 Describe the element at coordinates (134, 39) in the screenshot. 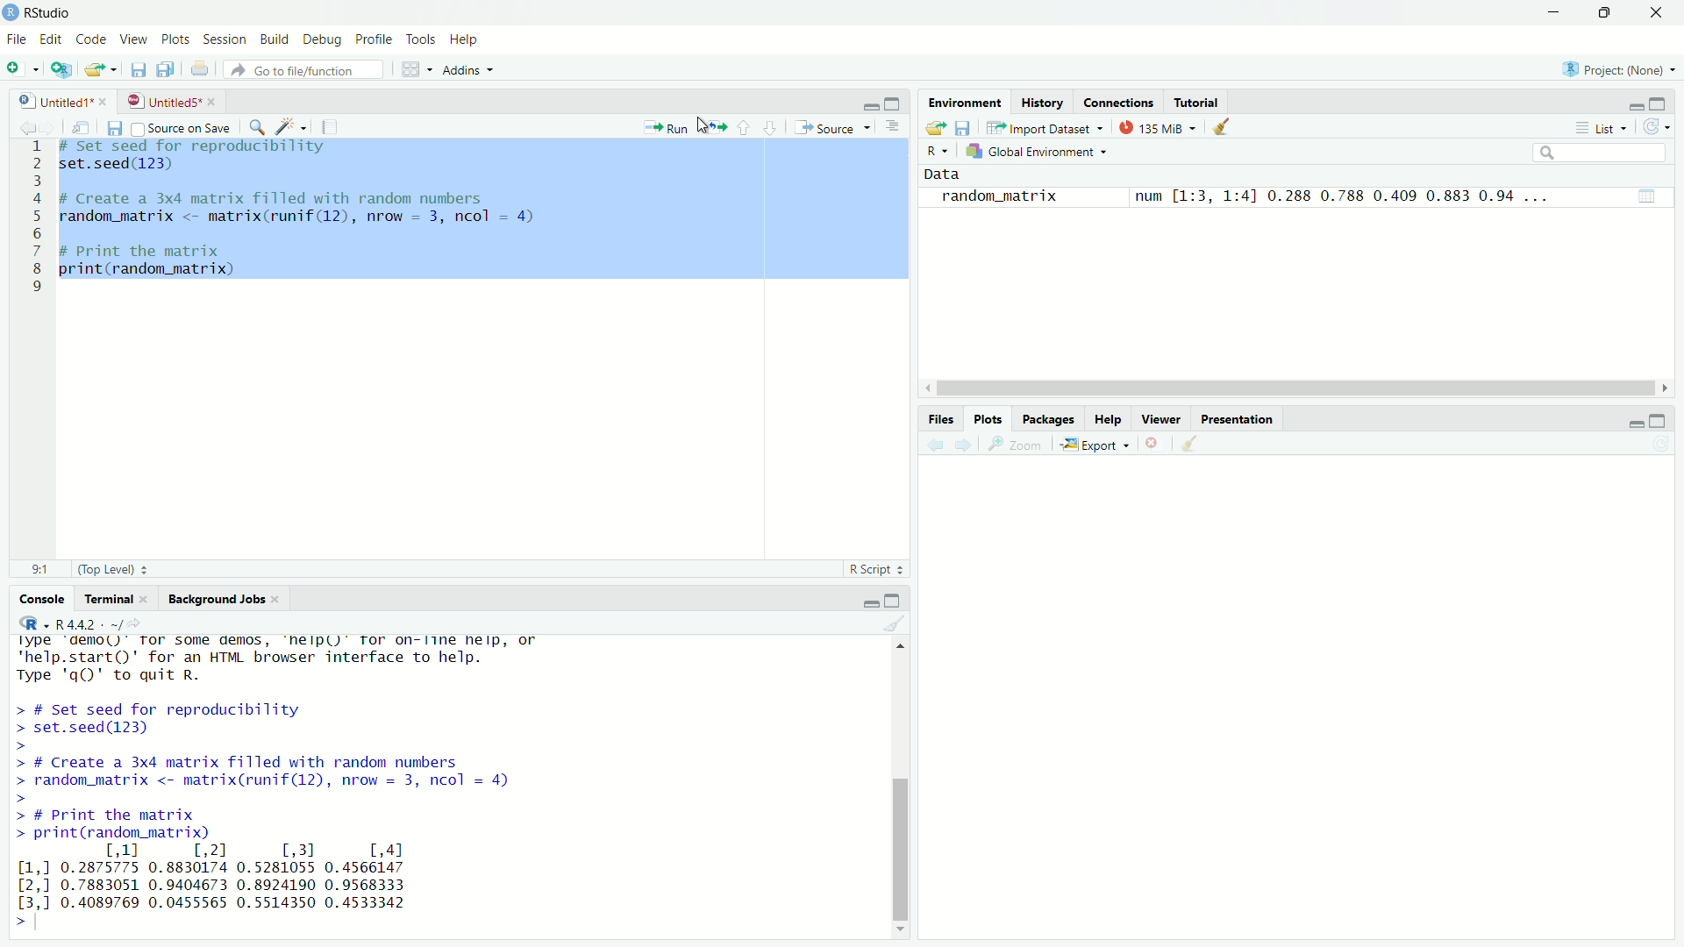

I see `View` at that location.